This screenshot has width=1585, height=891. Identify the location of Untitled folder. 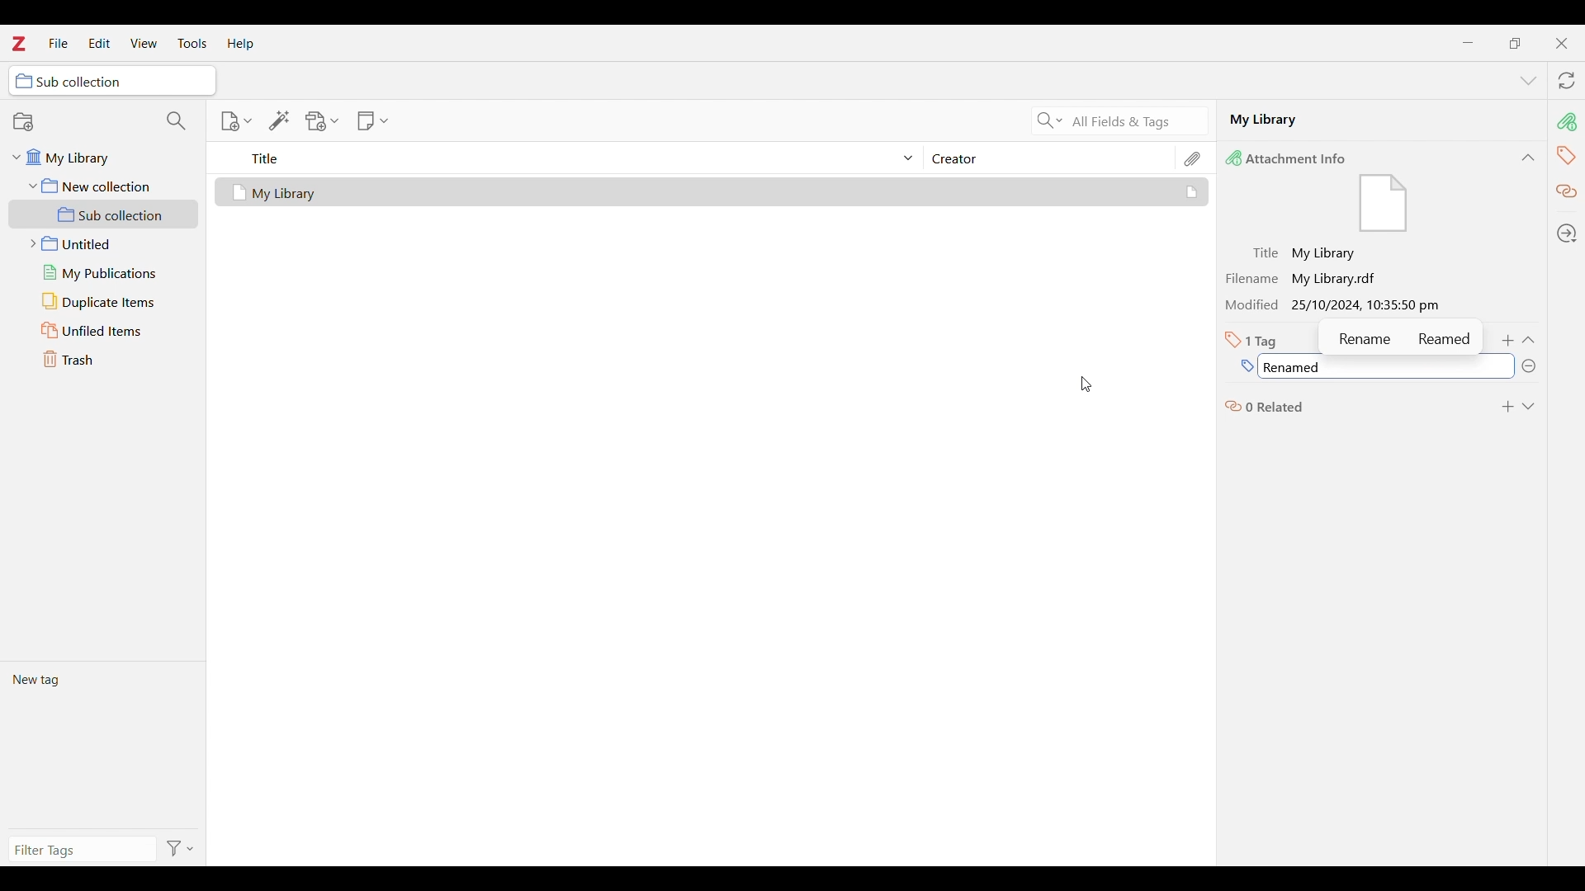
(100, 242).